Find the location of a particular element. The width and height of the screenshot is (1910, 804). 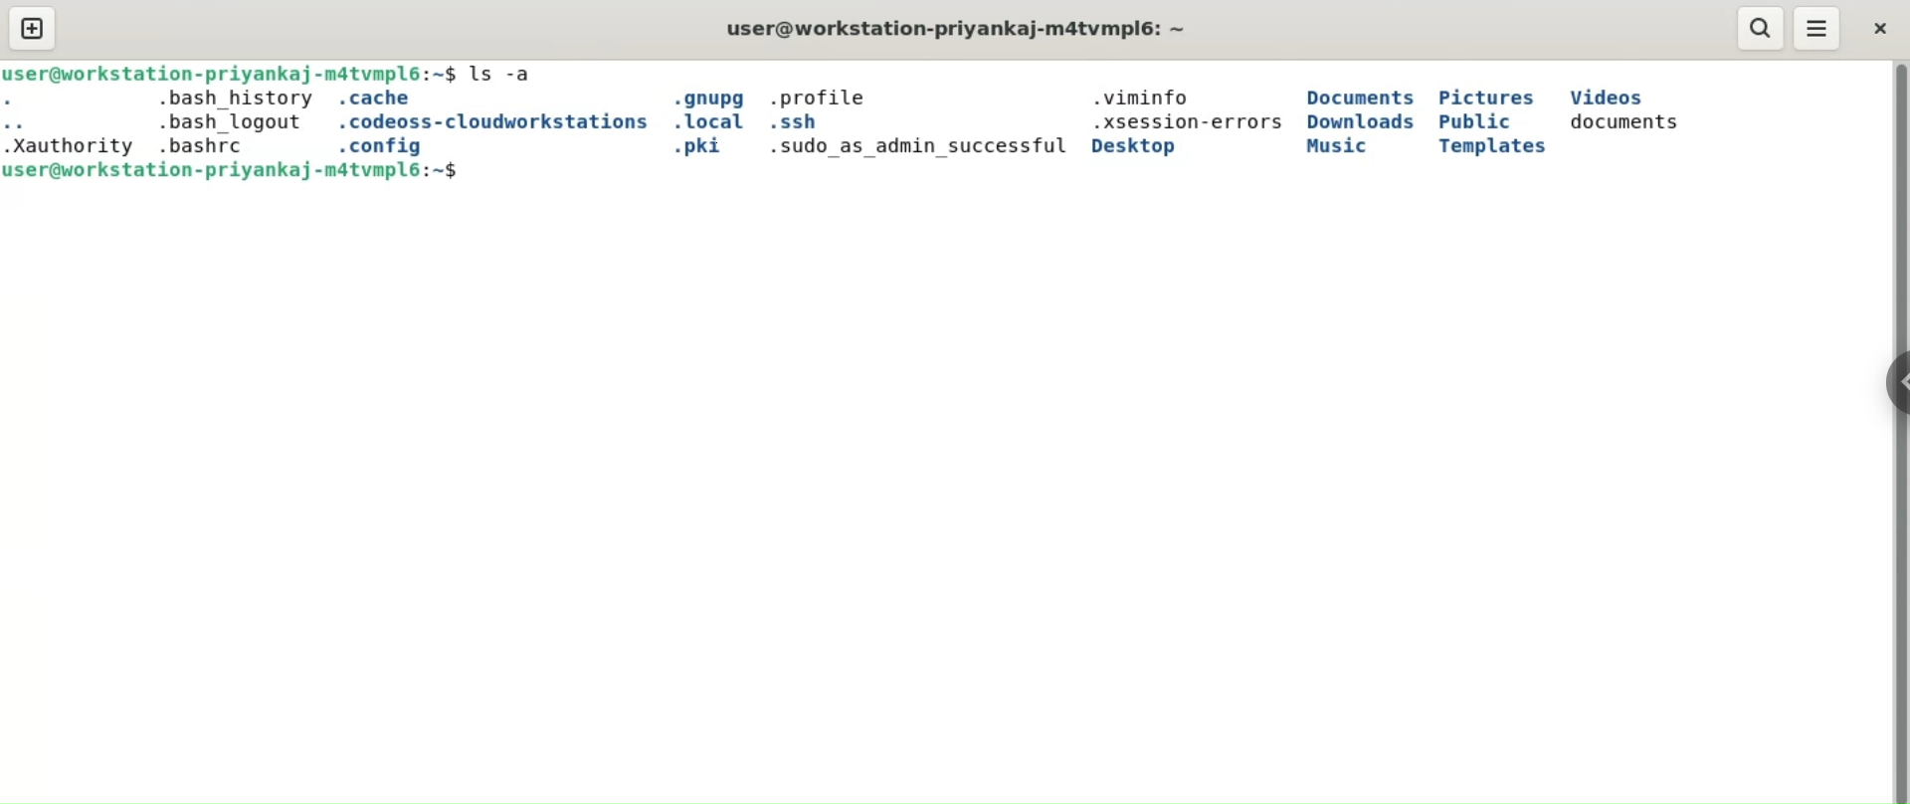

vertical scroll bar is located at coordinates (1897, 429).